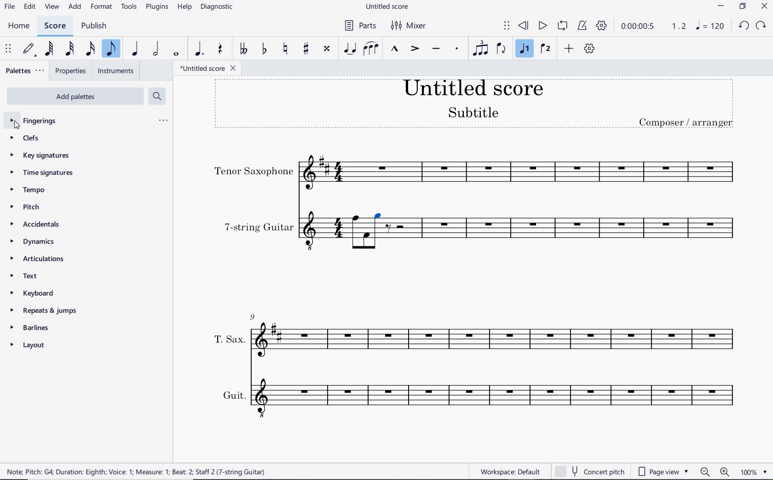 This screenshot has width=773, height=480. Describe the element at coordinates (175, 55) in the screenshot. I see `WHOLE NOTE` at that location.